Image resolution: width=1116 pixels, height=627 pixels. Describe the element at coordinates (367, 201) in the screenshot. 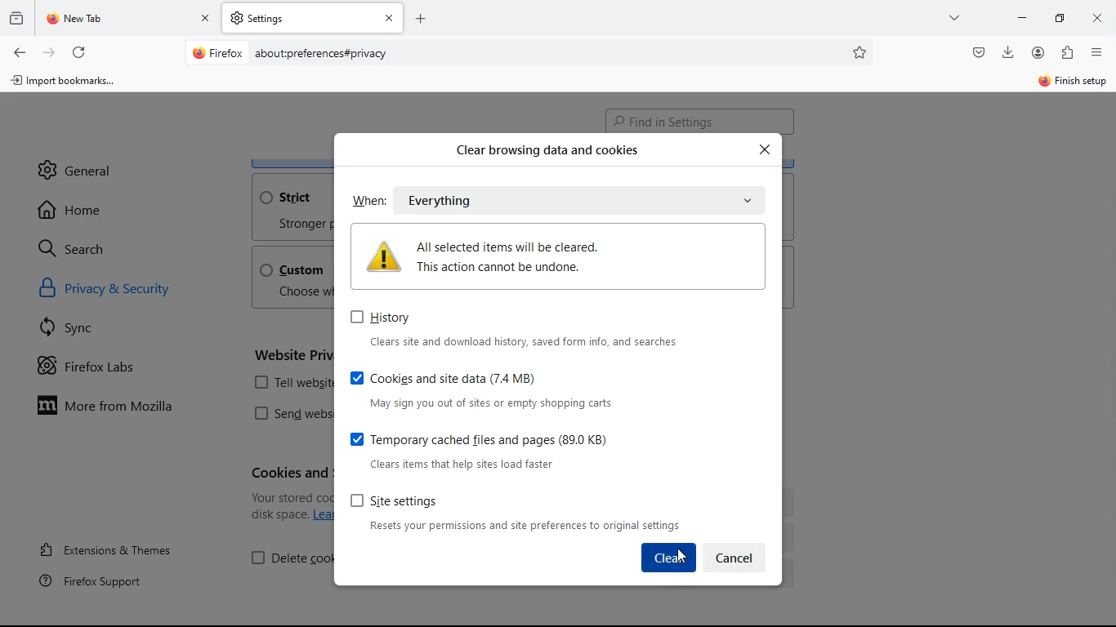

I see `‘When:` at that location.